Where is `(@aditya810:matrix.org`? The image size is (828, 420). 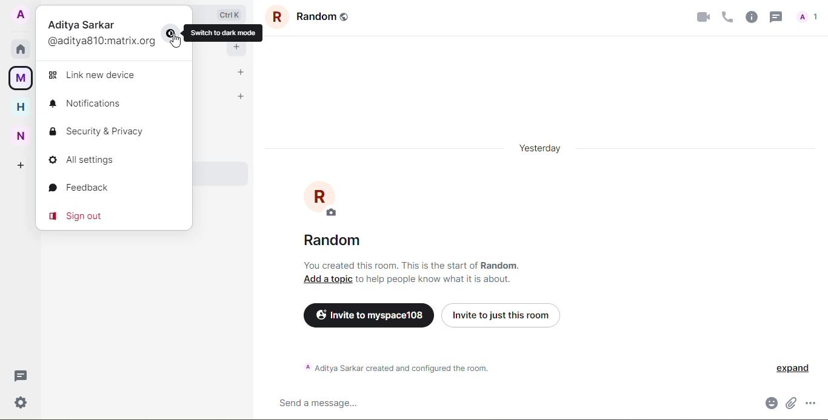
(@aditya810:matrix.org is located at coordinates (97, 42).